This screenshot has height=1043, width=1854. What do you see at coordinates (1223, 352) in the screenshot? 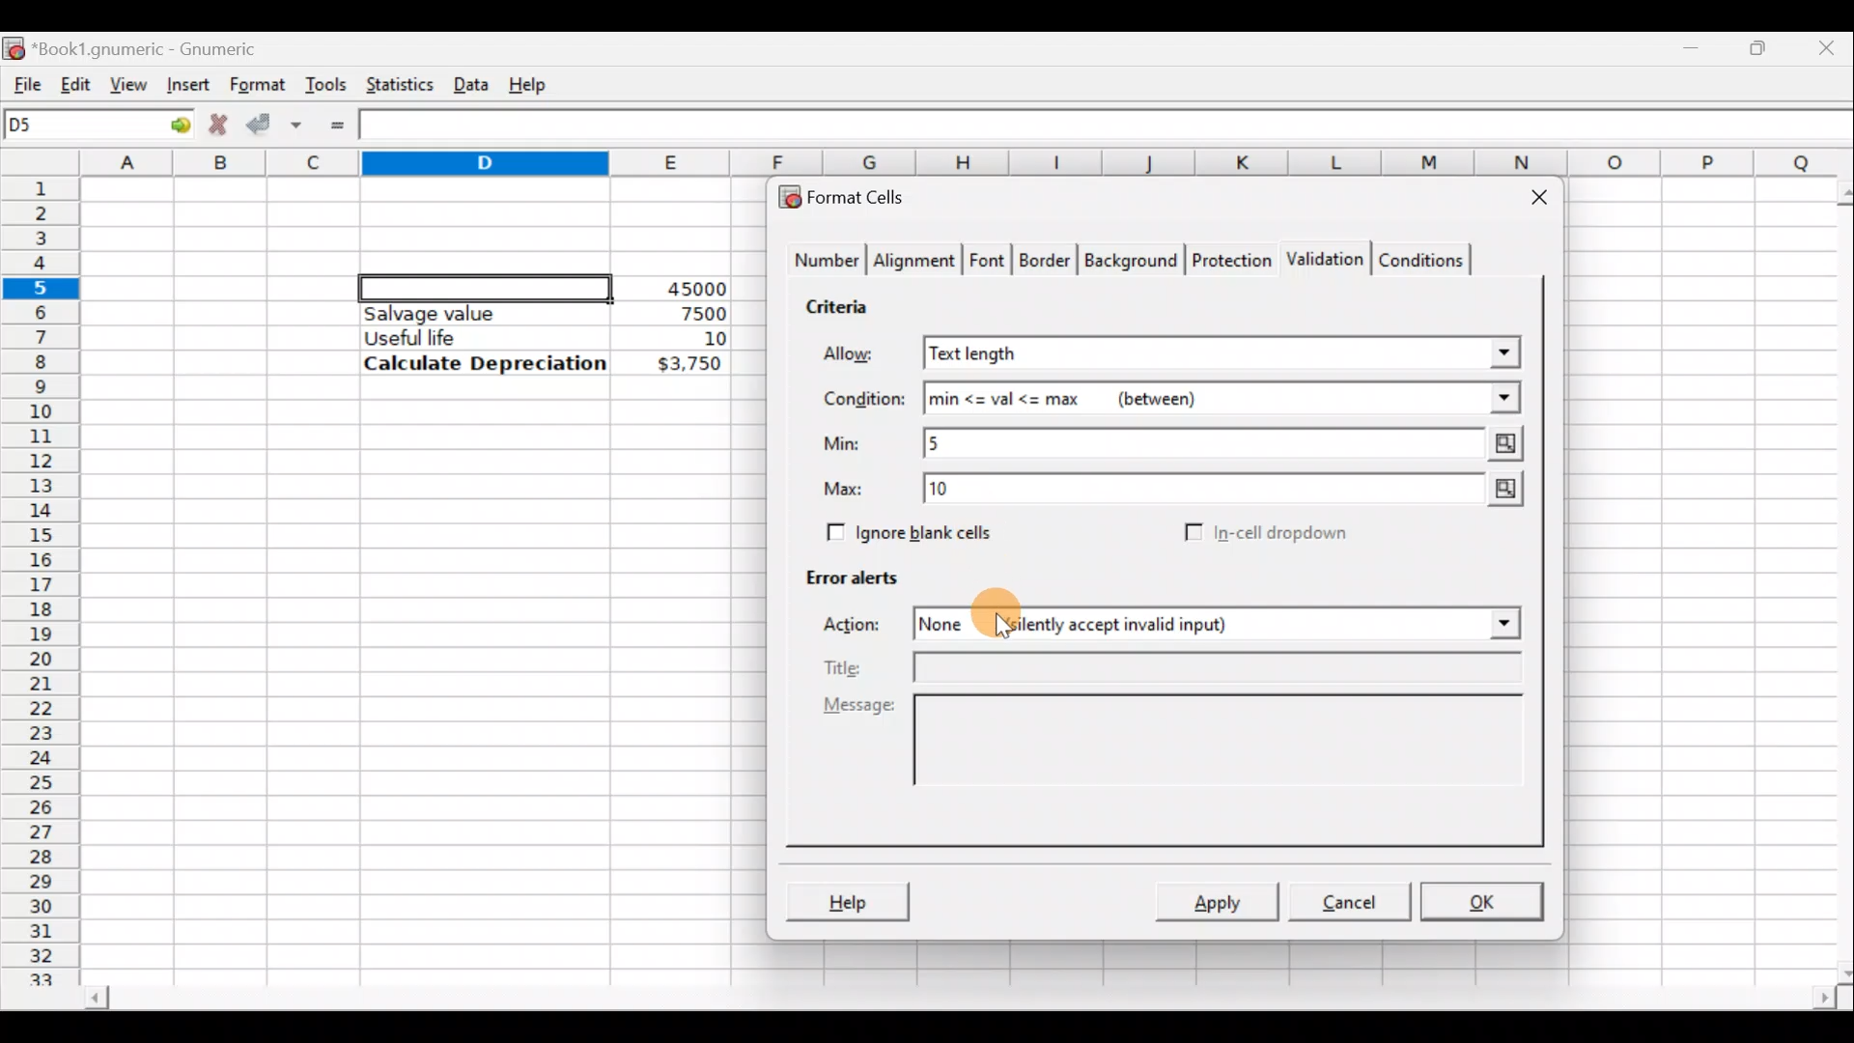
I see `Text length selected` at bounding box center [1223, 352].